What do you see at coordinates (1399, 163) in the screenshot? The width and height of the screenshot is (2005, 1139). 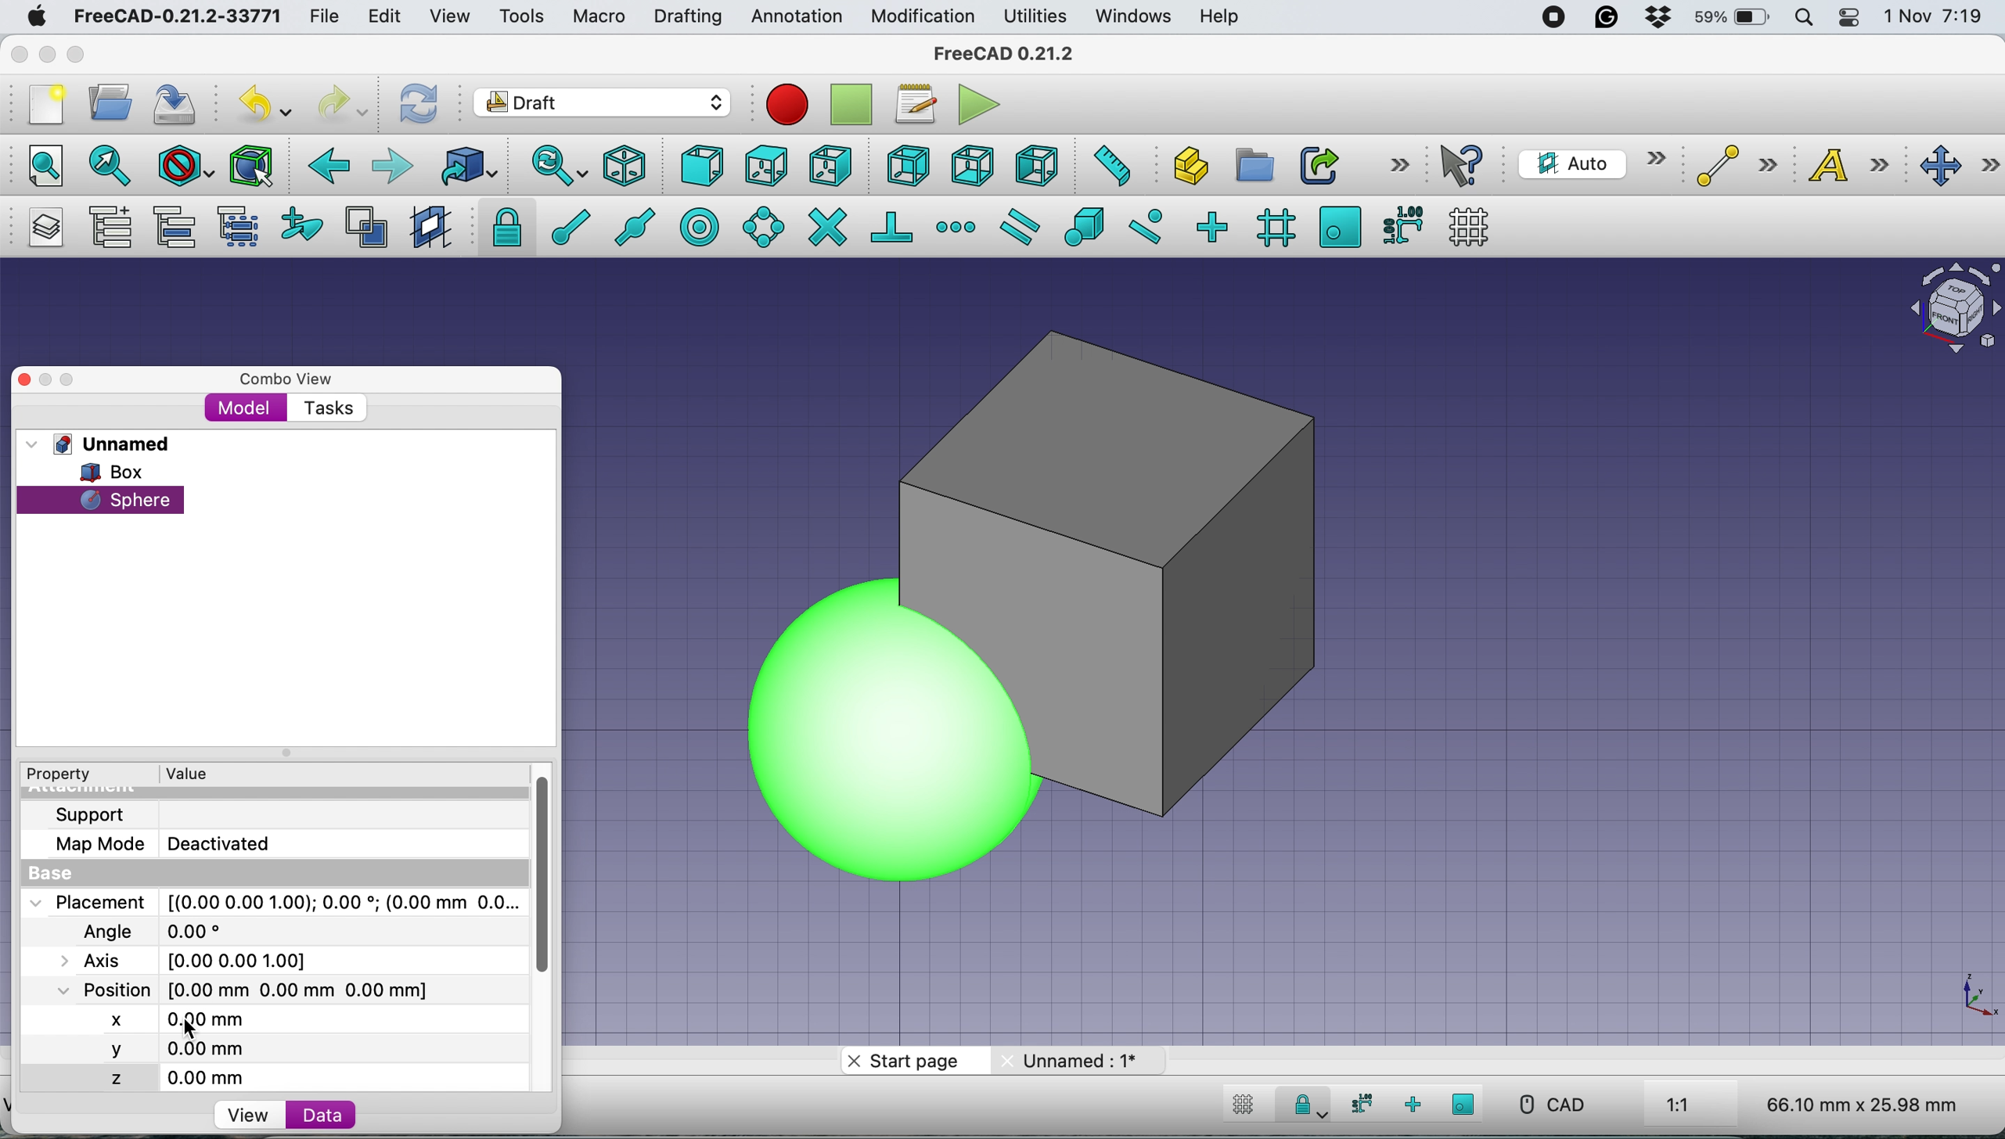 I see `more options` at bounding box center [1399, 163].